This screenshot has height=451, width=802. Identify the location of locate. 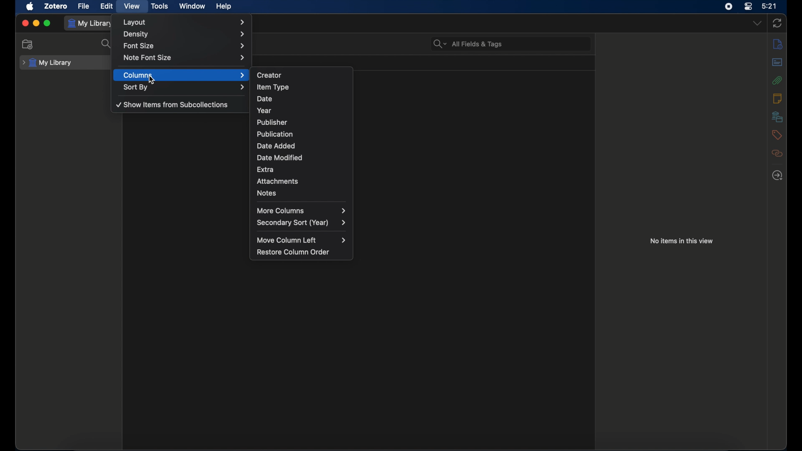
(777, 176).